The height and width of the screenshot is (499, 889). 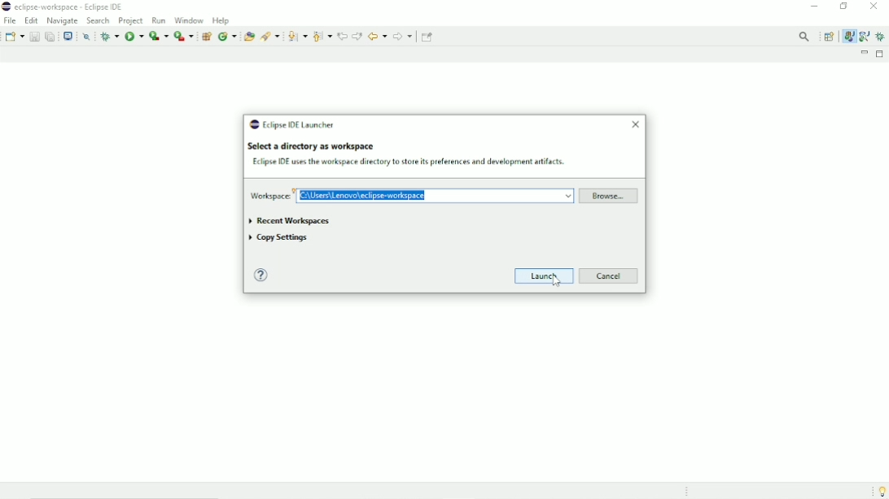 What do you see at coordinates (357, 36) in the screenshot?
I see `Next edit location` at bounding box center [357, 36].